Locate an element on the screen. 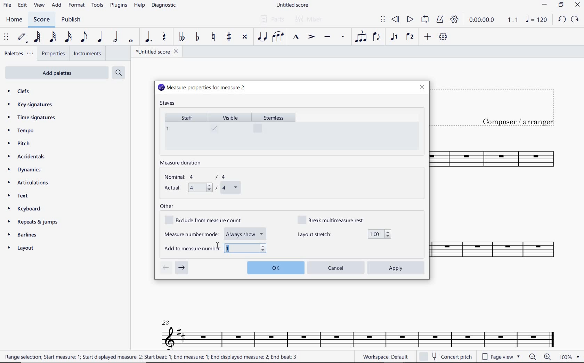 Image resolution: width=584 pixels, height=363 pixels. TOGGLE FLAT is located at coordinates (198, 38).